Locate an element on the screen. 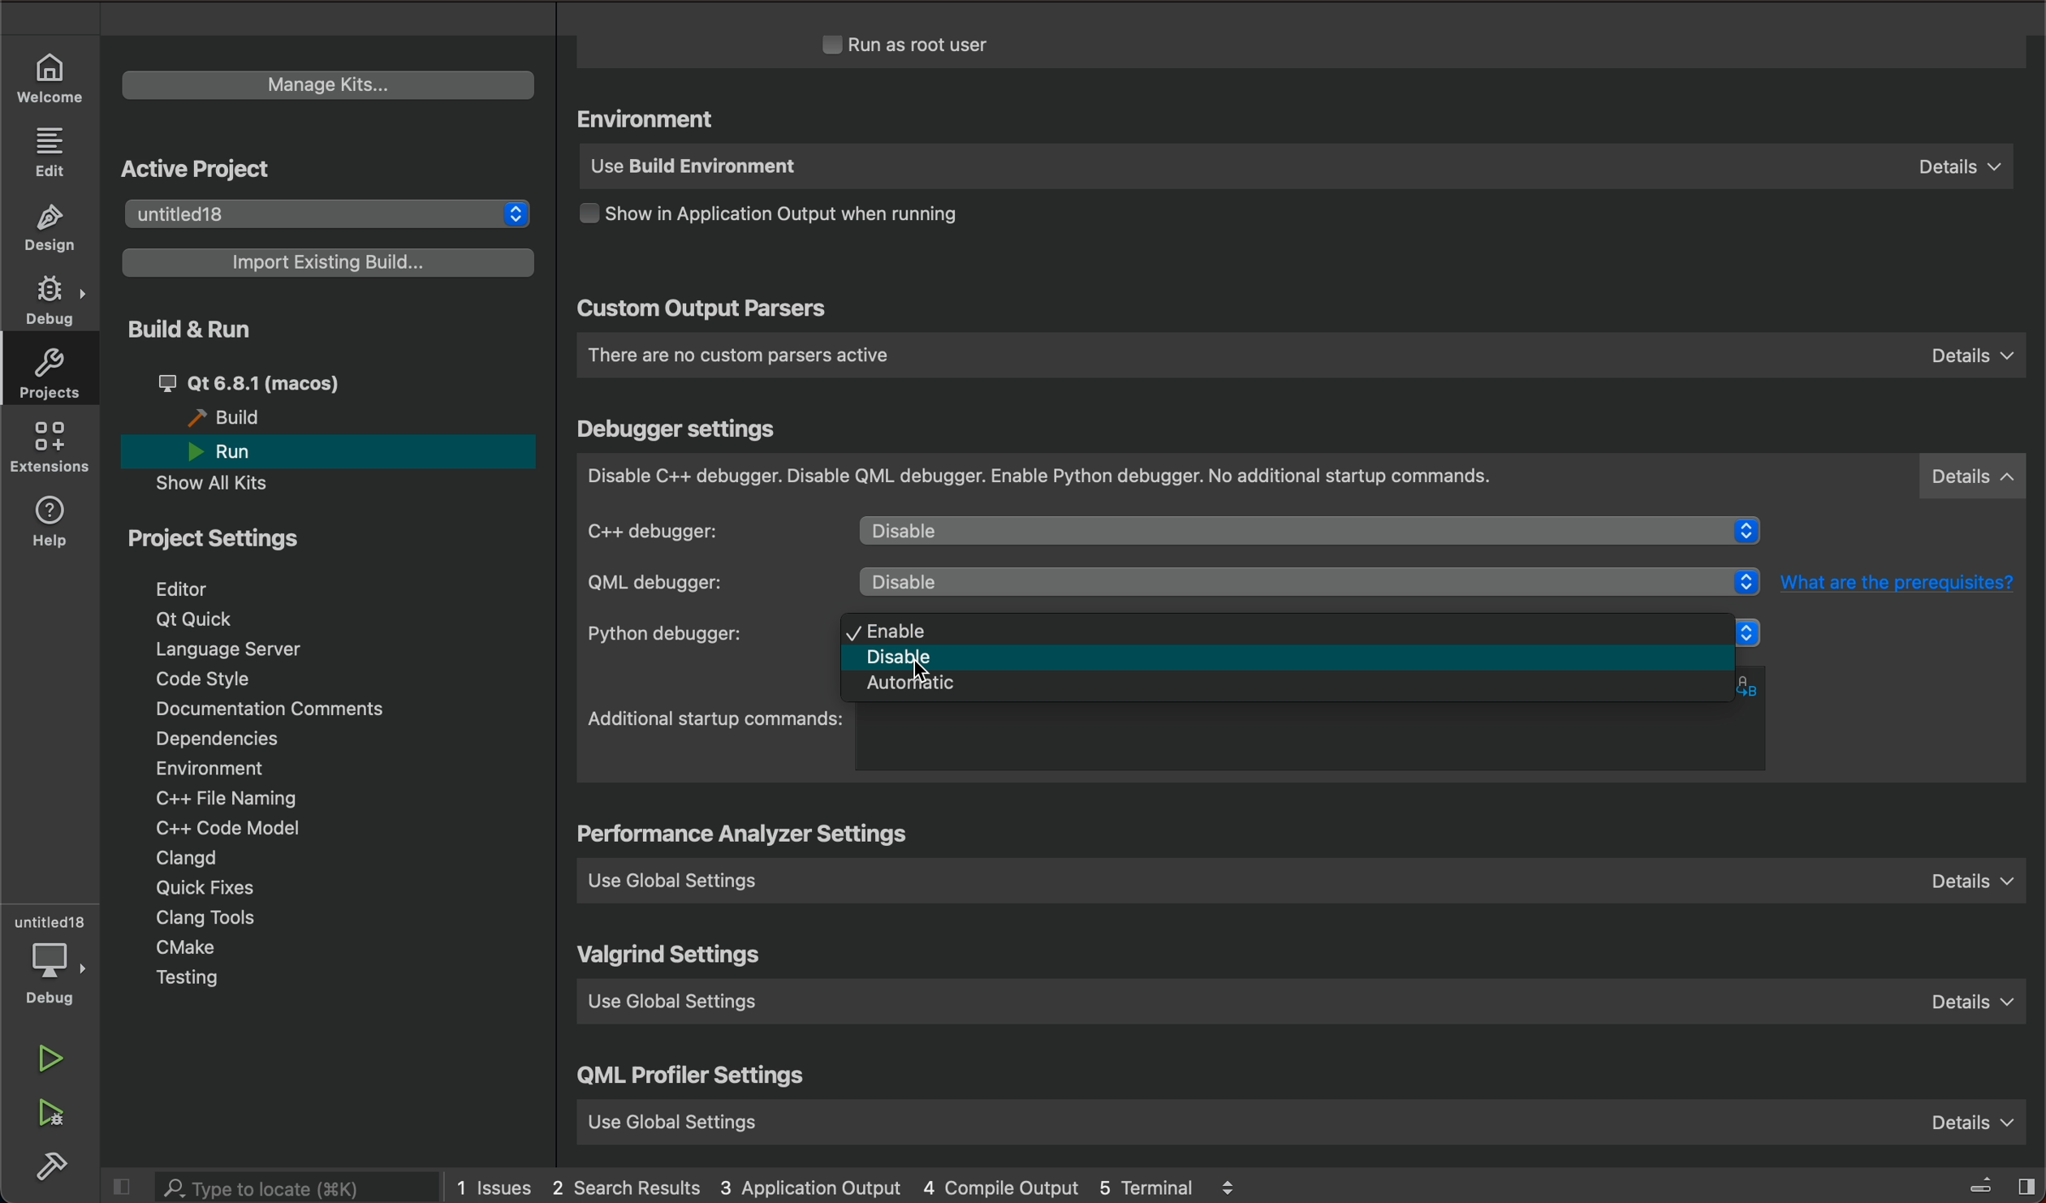  debug is located at coordinates (57, 973).